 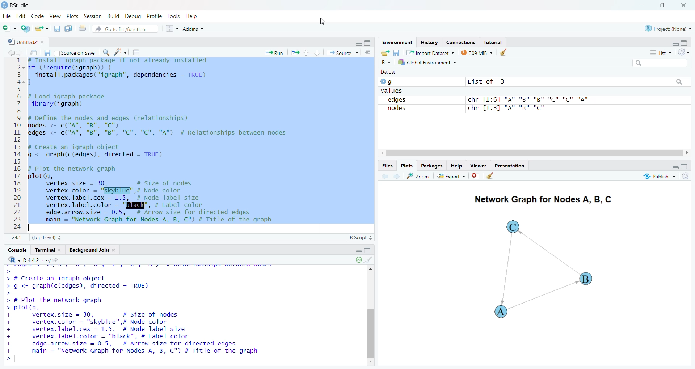 I want to click on close, so click(x=686, y=5).